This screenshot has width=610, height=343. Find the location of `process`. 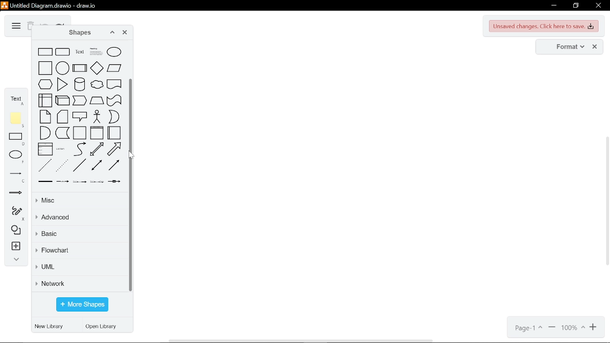

process is located at coordinates (80, 68).